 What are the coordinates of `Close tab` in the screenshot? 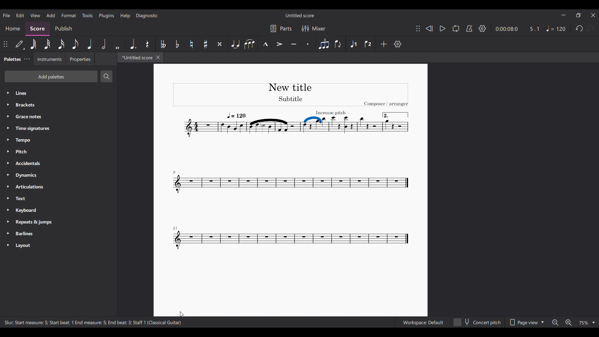 It's located at (158, 57).